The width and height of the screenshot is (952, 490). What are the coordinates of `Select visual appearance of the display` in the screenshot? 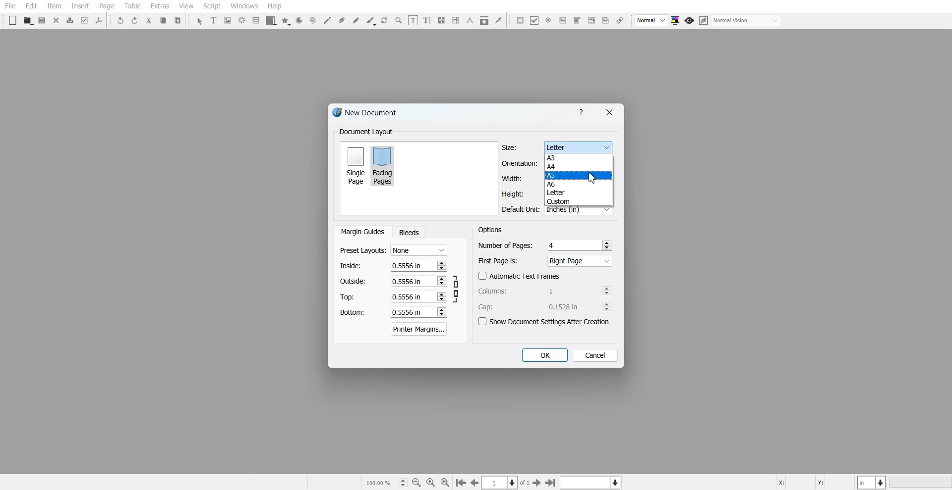 It's located at (747, 21).